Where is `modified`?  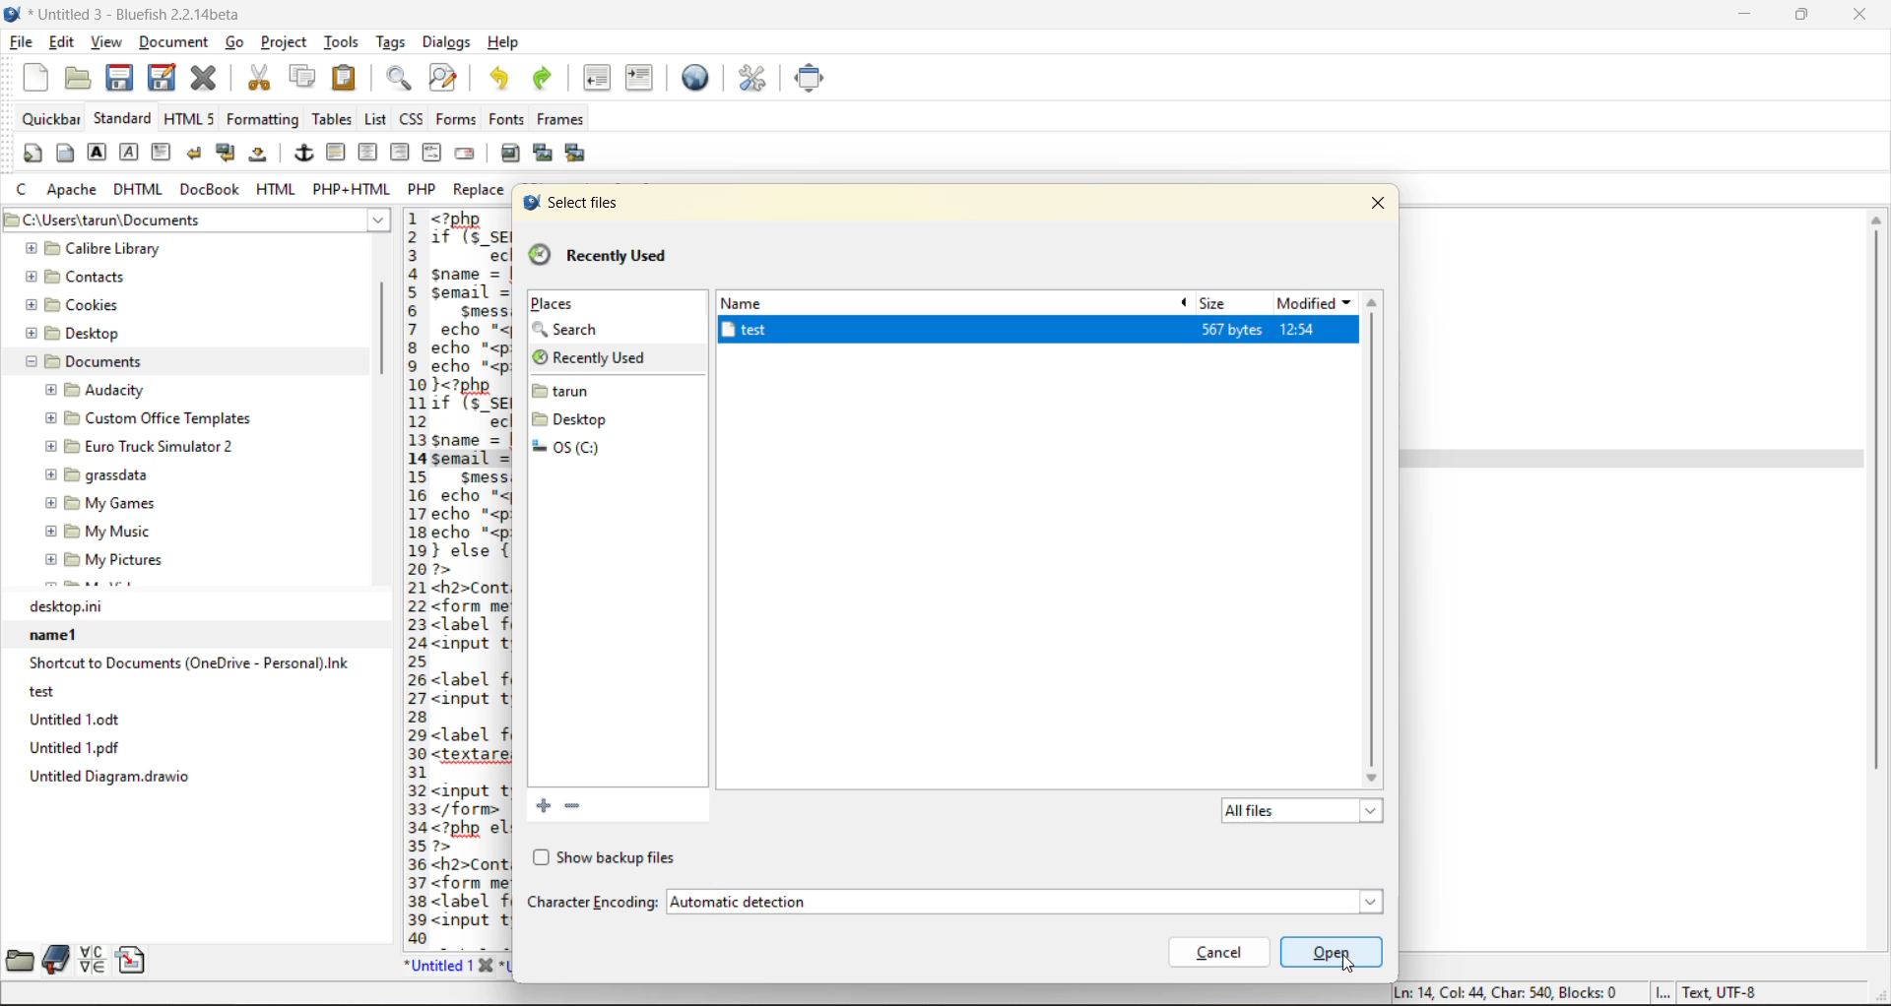 modified is located at coordinates (1316, 303).